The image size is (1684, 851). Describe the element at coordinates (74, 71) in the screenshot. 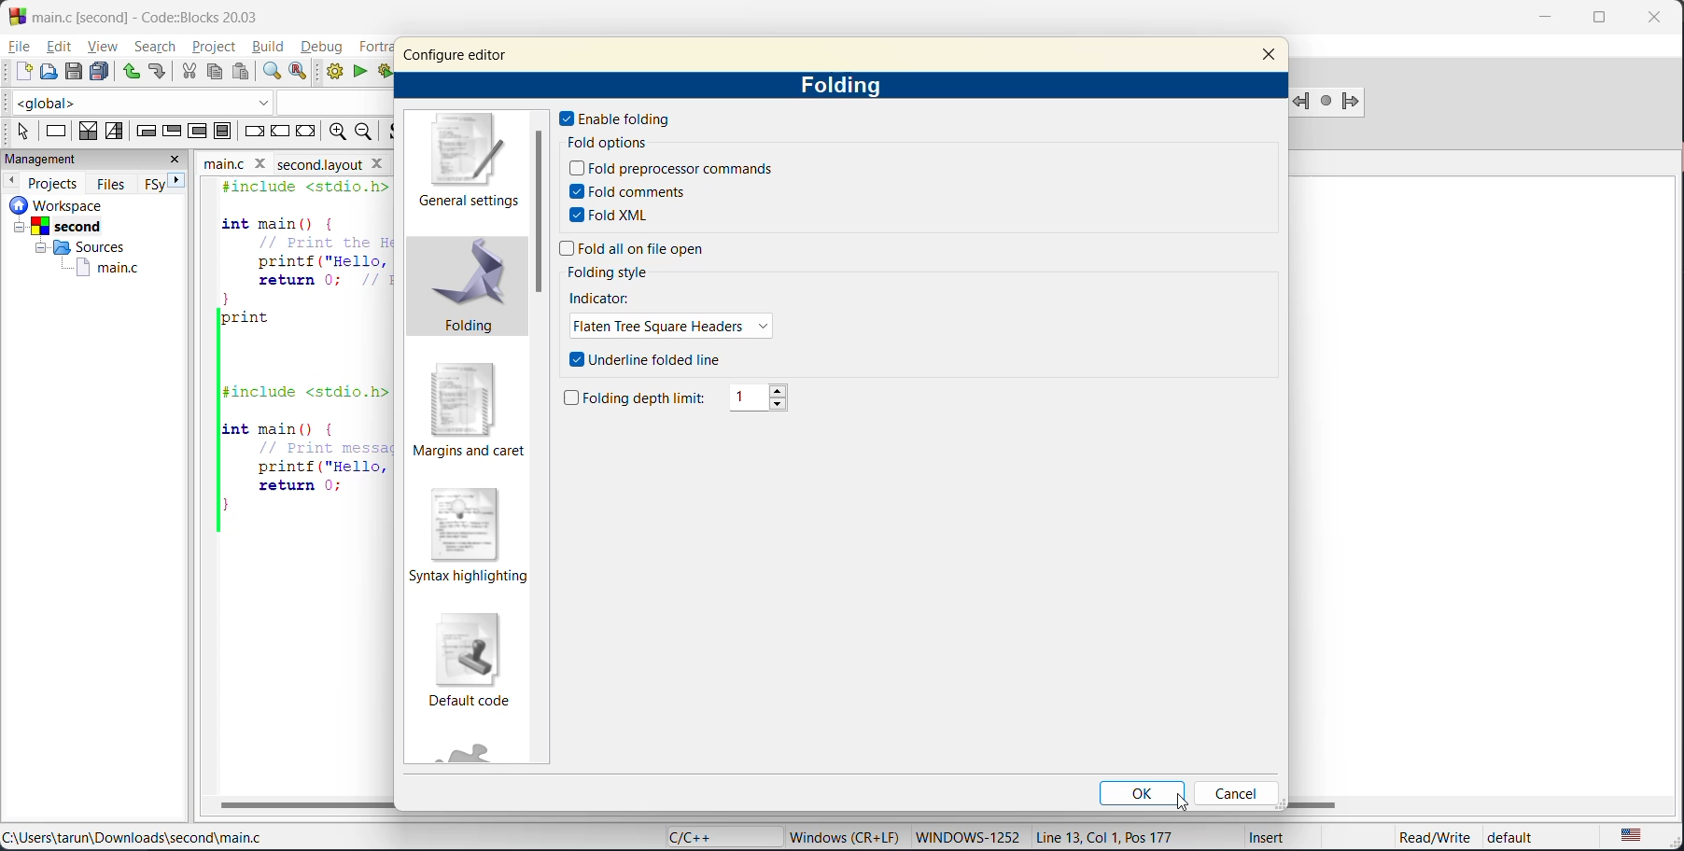

I see `save` at that location.